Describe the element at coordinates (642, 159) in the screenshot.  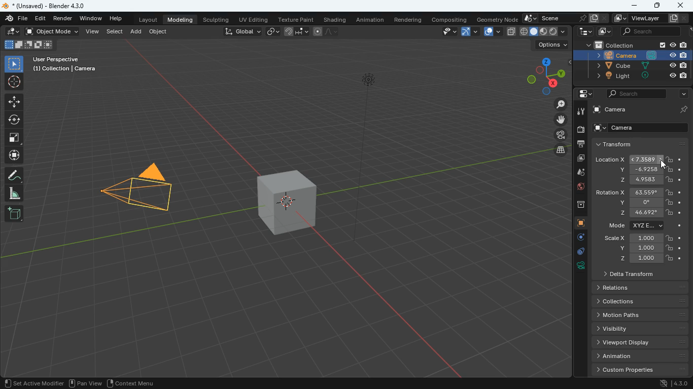
I see `location x` at that location.